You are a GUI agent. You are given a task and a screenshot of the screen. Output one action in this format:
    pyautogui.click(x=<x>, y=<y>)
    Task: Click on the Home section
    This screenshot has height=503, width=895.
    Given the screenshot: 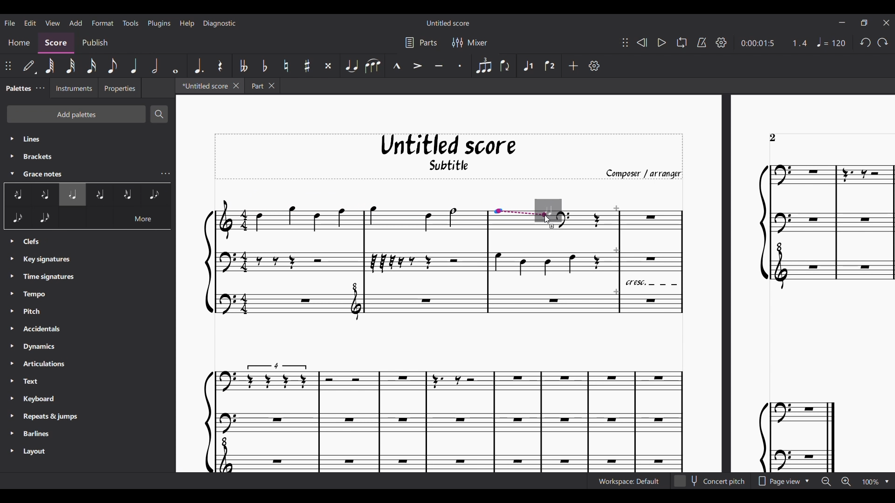 What is the action you would take?
    pyautogui.click(x=19, y=44)
    